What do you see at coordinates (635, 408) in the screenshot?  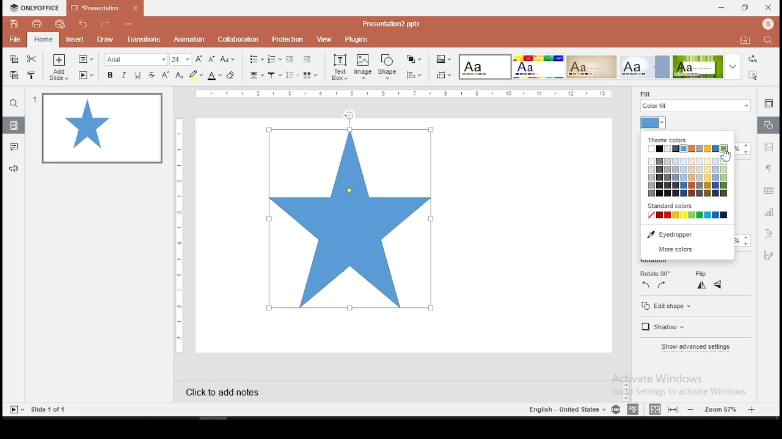 I see `spell check` at bounding box center [635, 408].